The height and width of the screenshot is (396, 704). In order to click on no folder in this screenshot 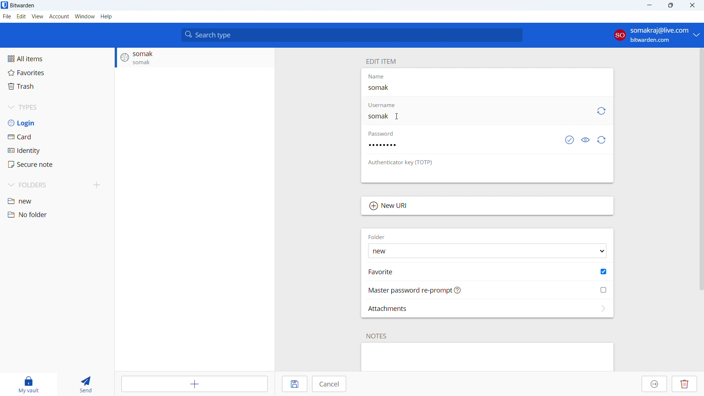, I will do `click(57, 215)`.